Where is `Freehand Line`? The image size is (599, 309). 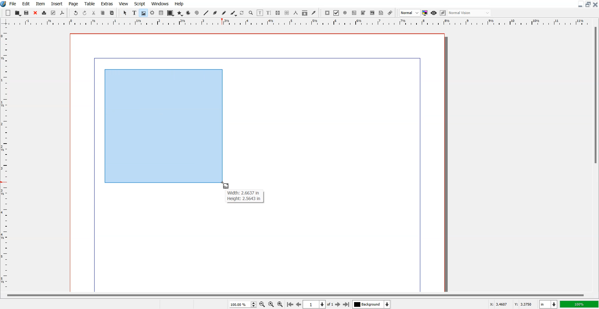
Freehand Line is located at coordinates (224, 13).